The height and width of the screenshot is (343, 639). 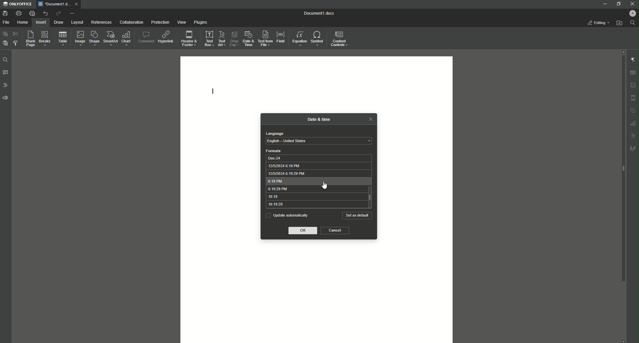 What do you see at coordinates (623, 341) in the screenshot?
I see `scroll down` at bounding box center [623, 341].